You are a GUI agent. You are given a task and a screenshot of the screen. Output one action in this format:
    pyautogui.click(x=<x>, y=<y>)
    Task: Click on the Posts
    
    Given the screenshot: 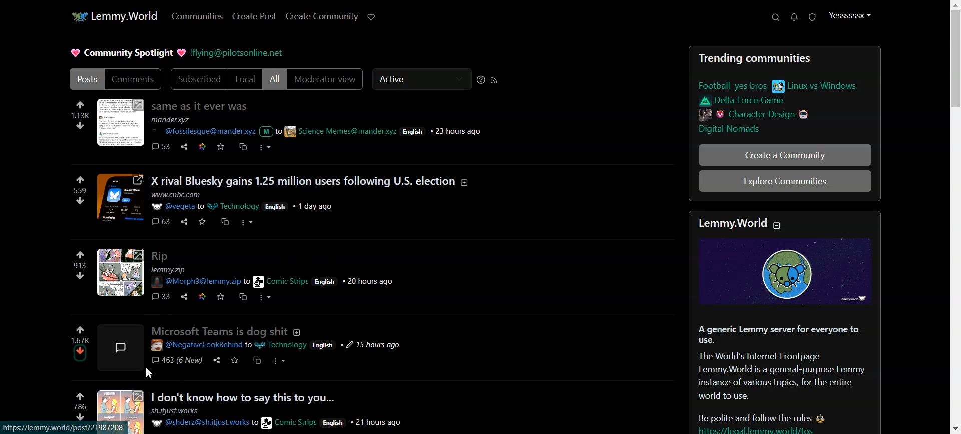 What is the action you would take?
    pyautogui.click(x=86, y=79)
    